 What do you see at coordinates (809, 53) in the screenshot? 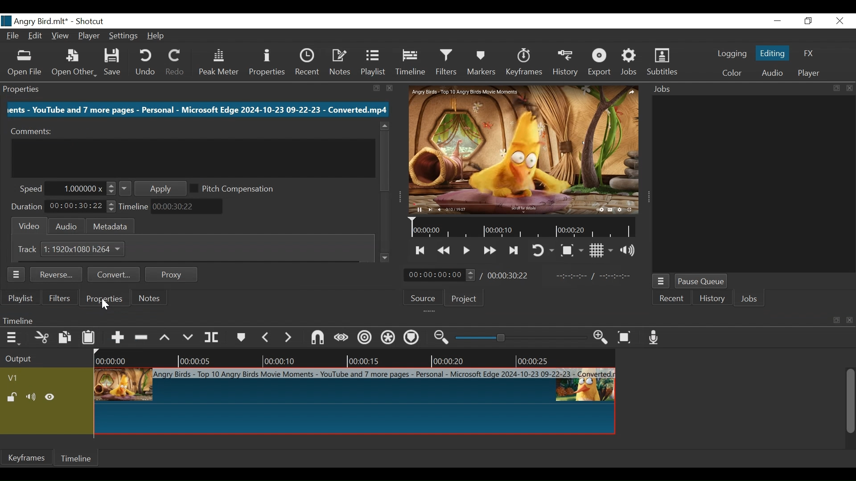
I see `FX` at bounding box center [809, 53].